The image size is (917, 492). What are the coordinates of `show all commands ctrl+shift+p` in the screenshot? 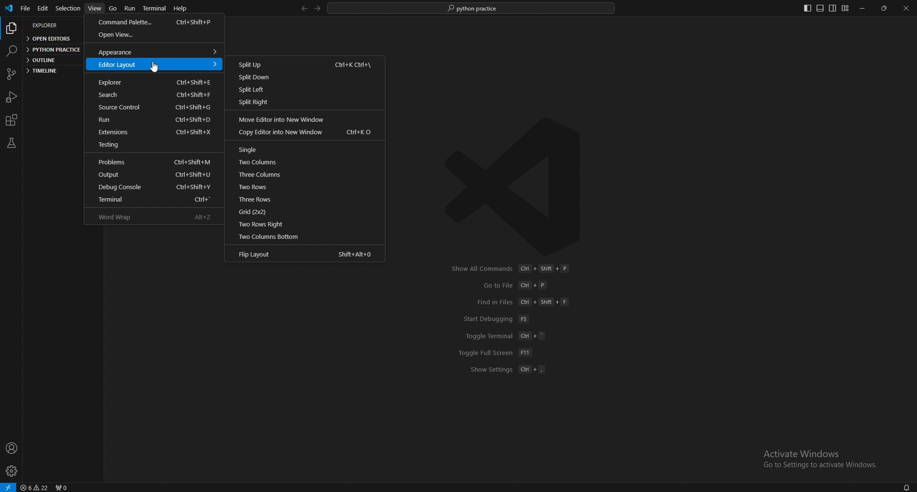 It's located at (512, 268).